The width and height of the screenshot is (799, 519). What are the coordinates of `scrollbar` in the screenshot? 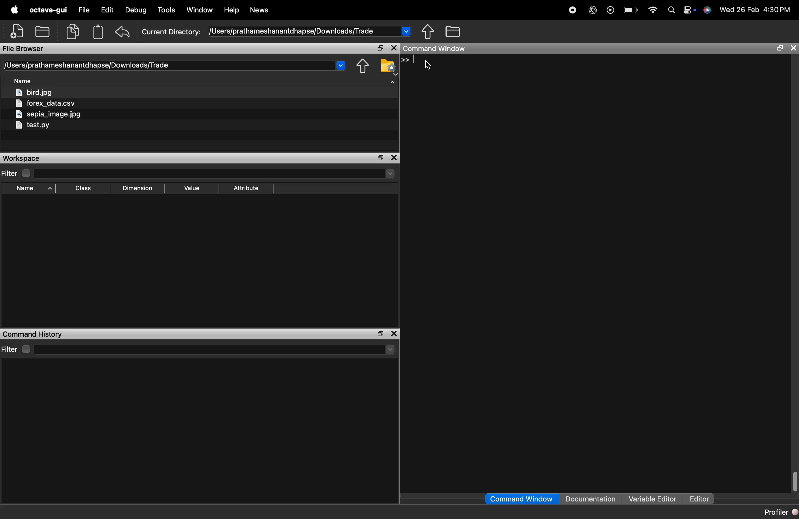 It's located at (794, 482).